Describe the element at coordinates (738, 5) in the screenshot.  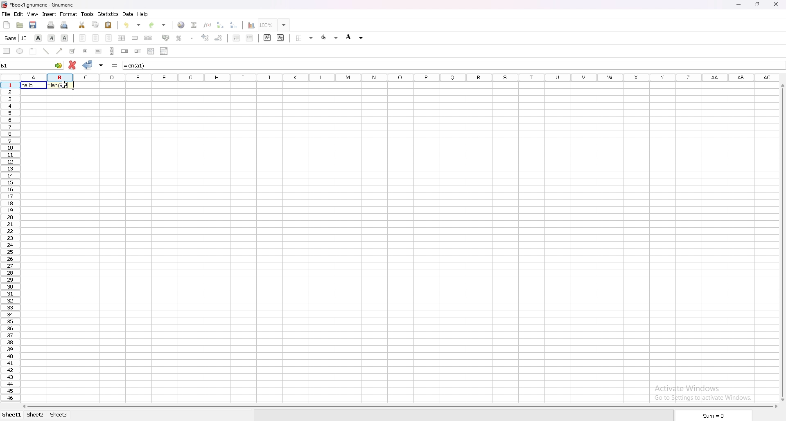
I see `minimize` at that location.